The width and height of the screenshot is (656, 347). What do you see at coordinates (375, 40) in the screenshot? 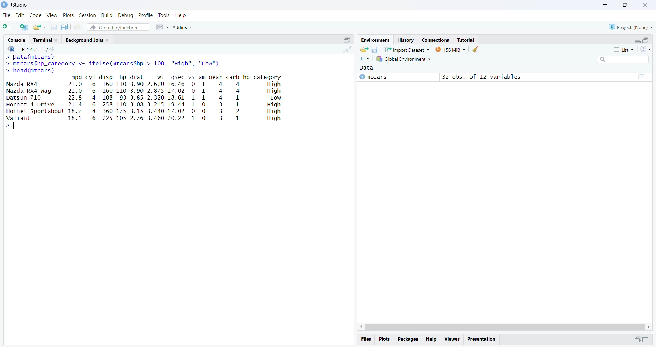
I see `Environment` at bounding box center [375, 40].